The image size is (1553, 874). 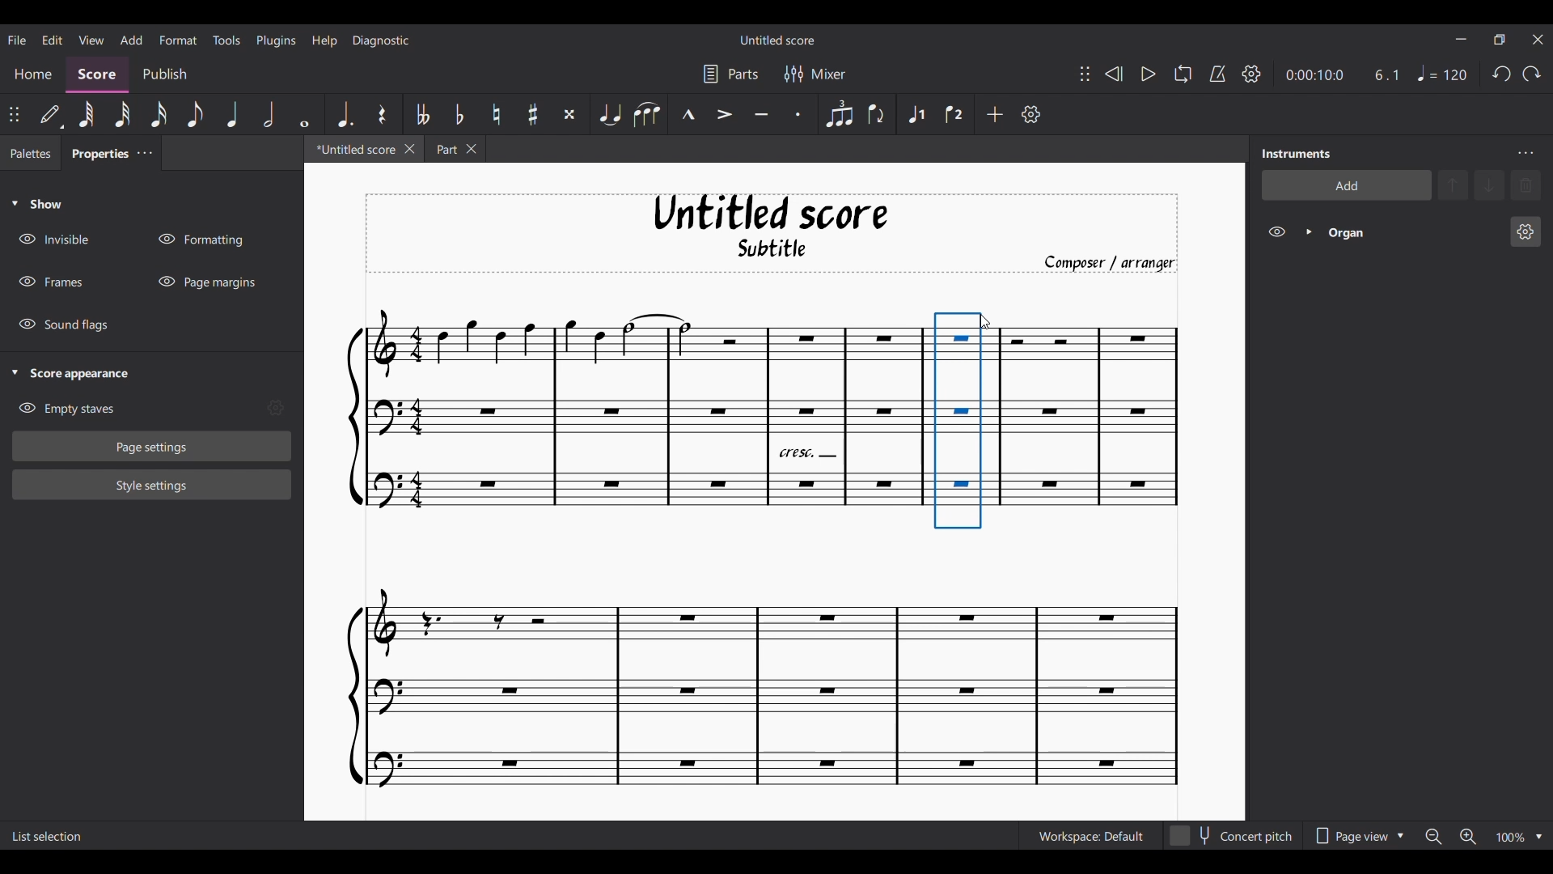 I want to click on Minimize, so click(x=1461, y=39).